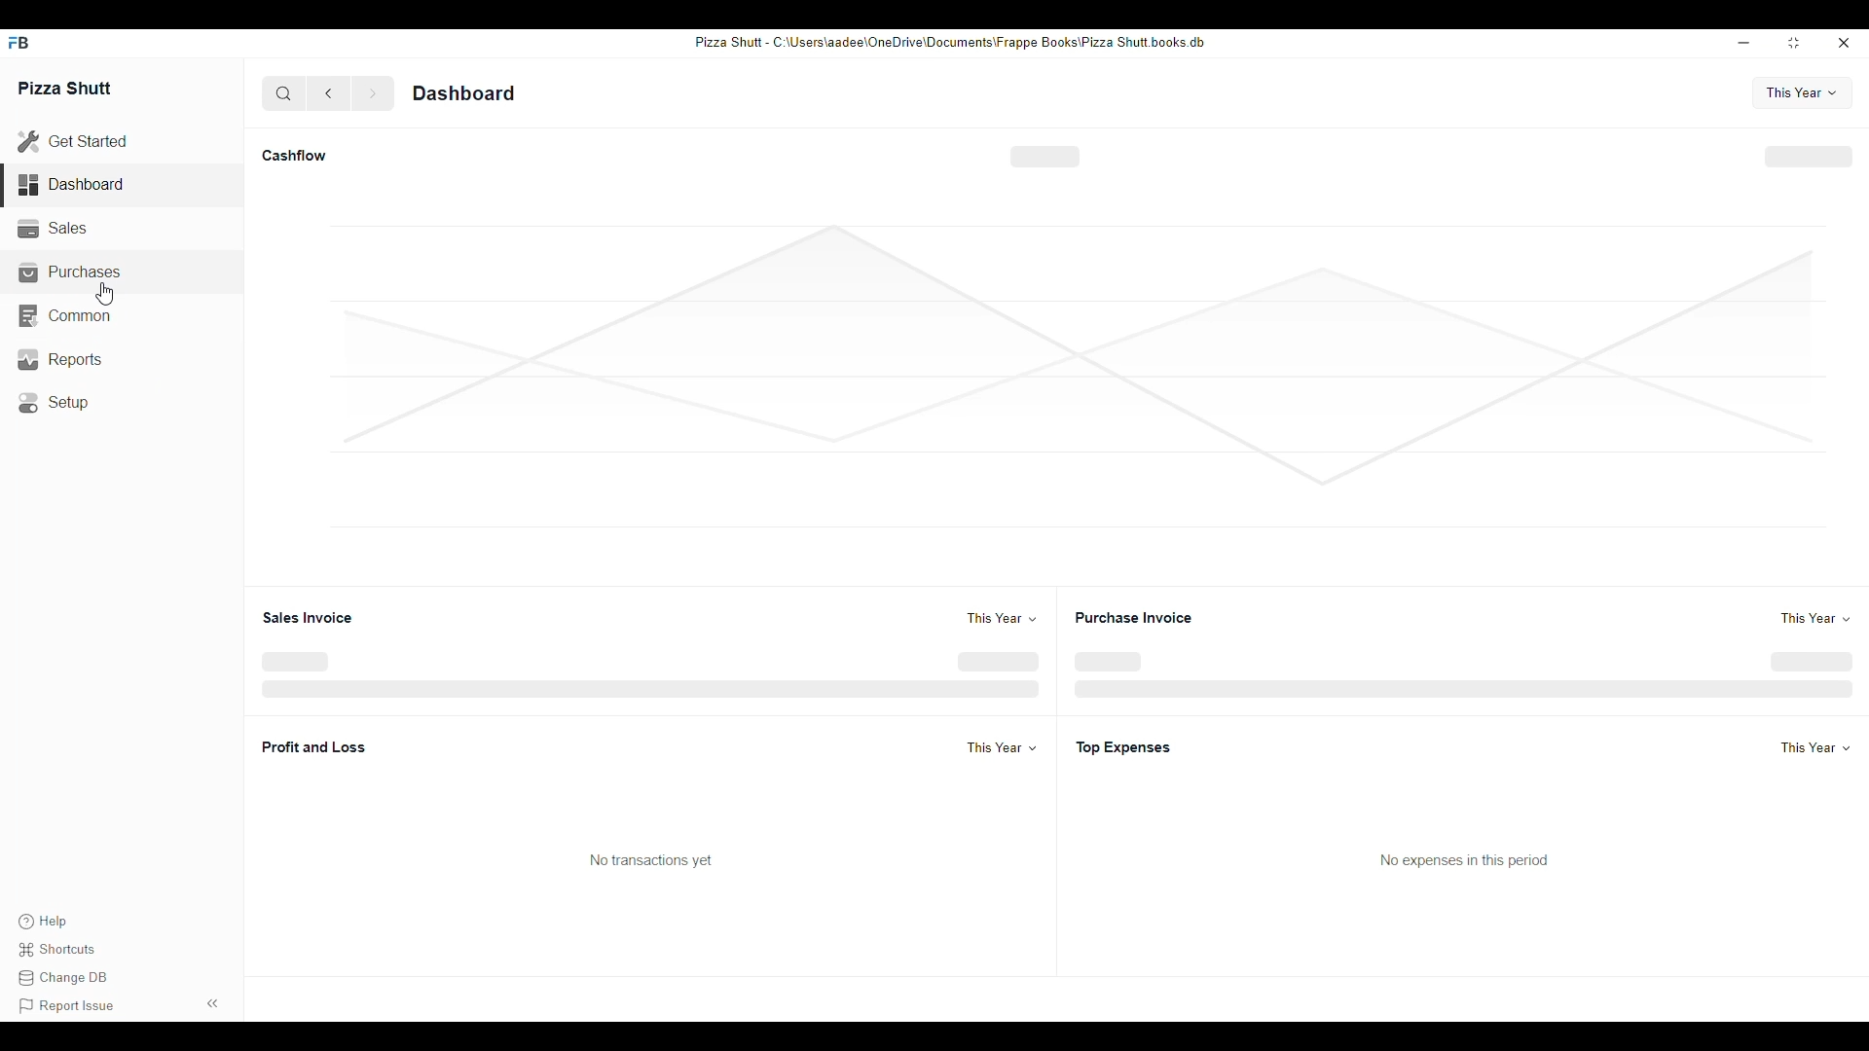 The image size is (1869, 1051). I want to click on cursor, so click(104, 294).